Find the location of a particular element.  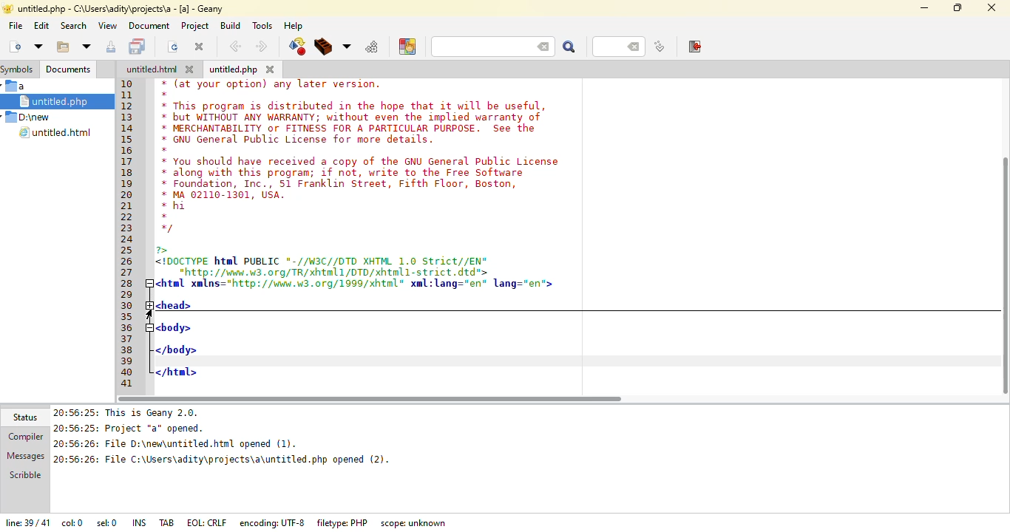

choose more is located at coordinates (347, 47).